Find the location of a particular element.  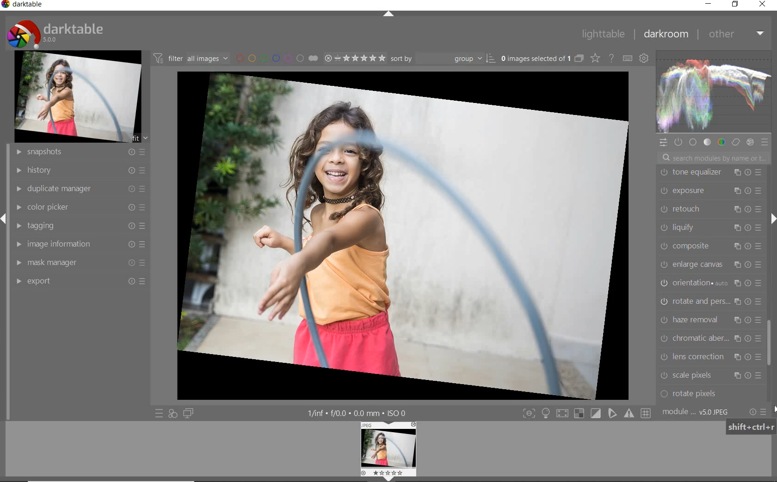

export is located at coordinates (81, 280).